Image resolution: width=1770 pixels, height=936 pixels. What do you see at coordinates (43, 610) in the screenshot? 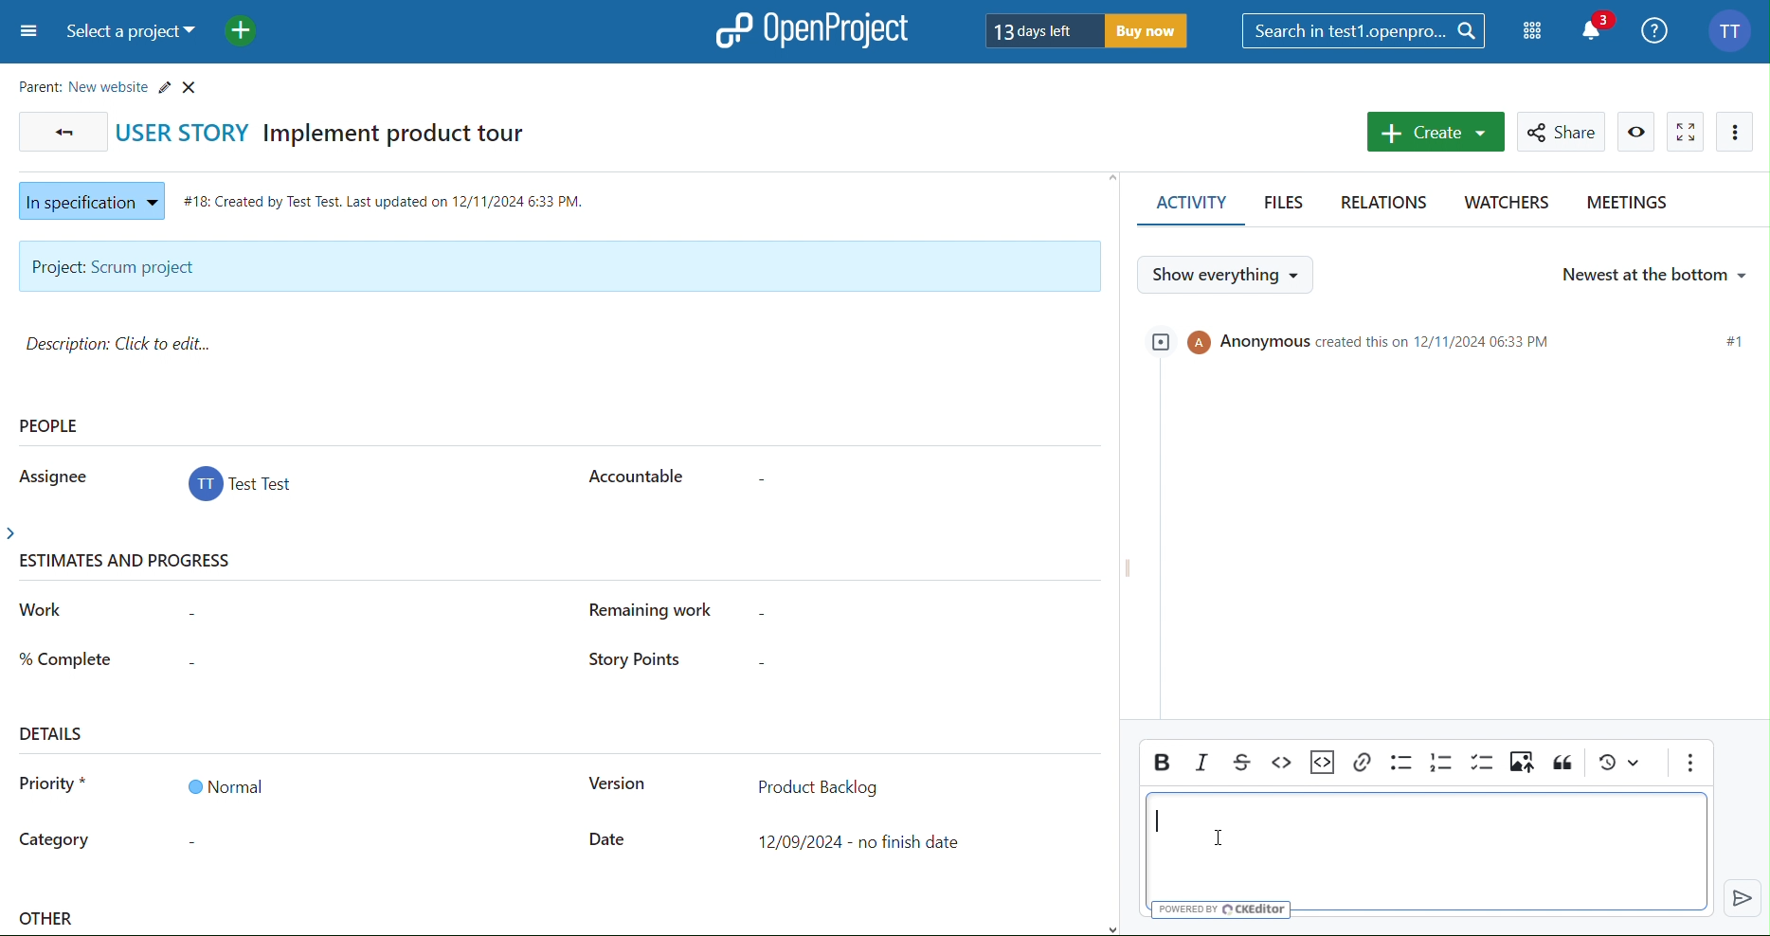
I see `Work` at bounding box center [43, 610].